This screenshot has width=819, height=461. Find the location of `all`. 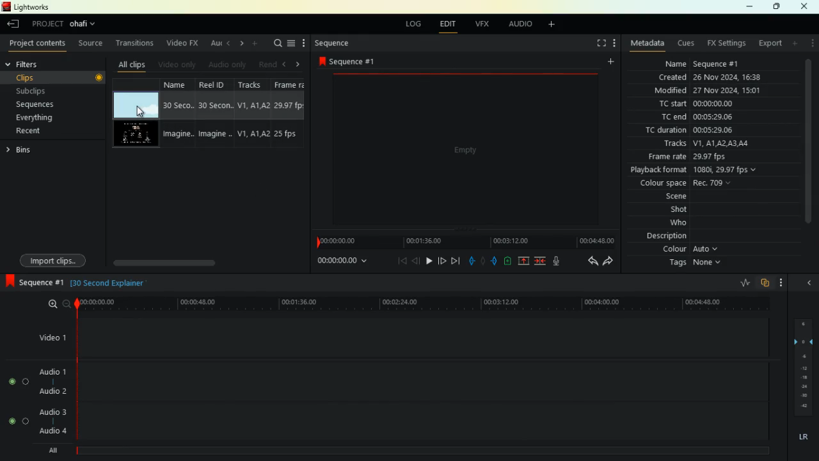

all is located at coordinates (51, 451).